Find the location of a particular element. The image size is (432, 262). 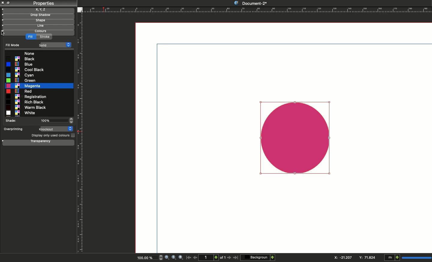

Previous page is located at coordinates (195, 257).